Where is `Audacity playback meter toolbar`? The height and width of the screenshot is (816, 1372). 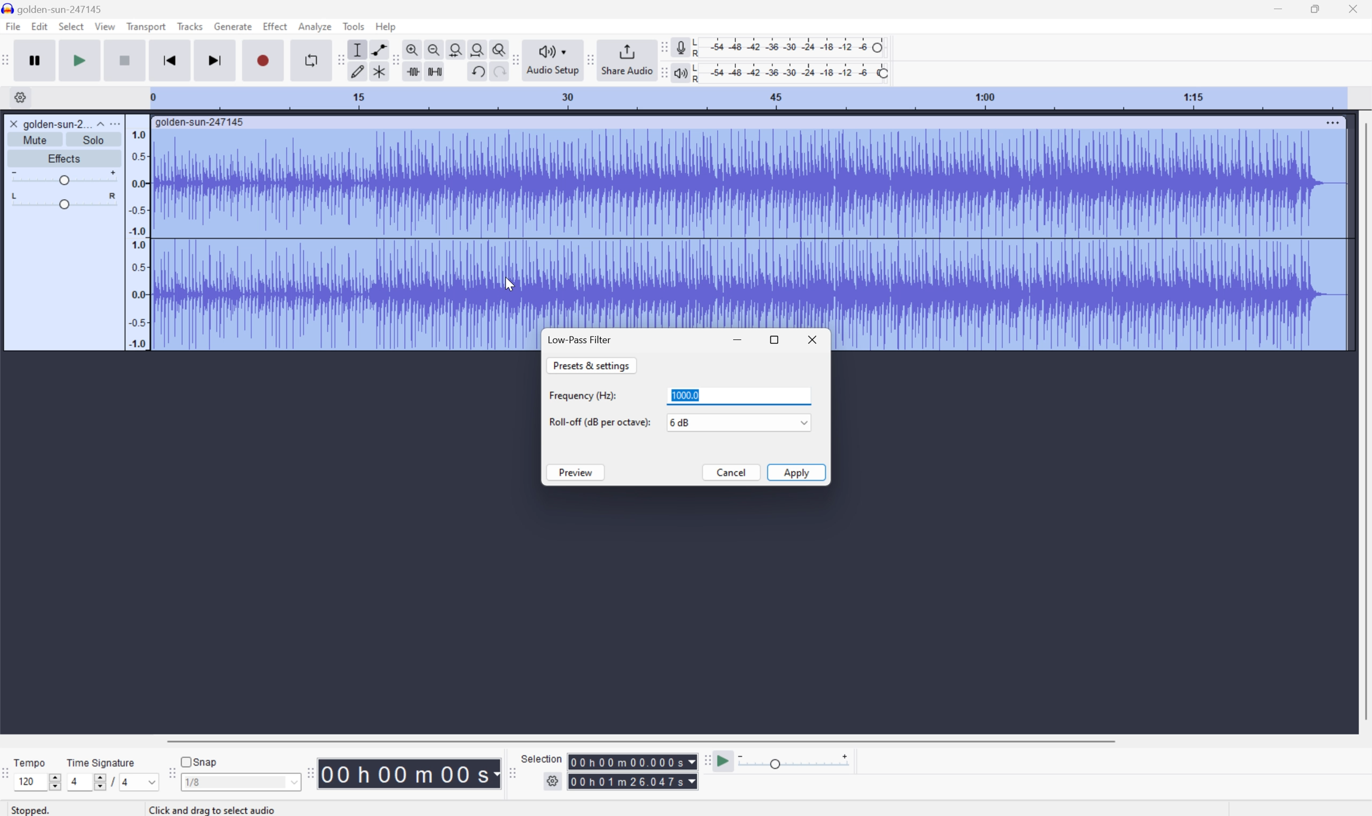
Audacity playback meter toolbar is located at coordinates (662, 74).